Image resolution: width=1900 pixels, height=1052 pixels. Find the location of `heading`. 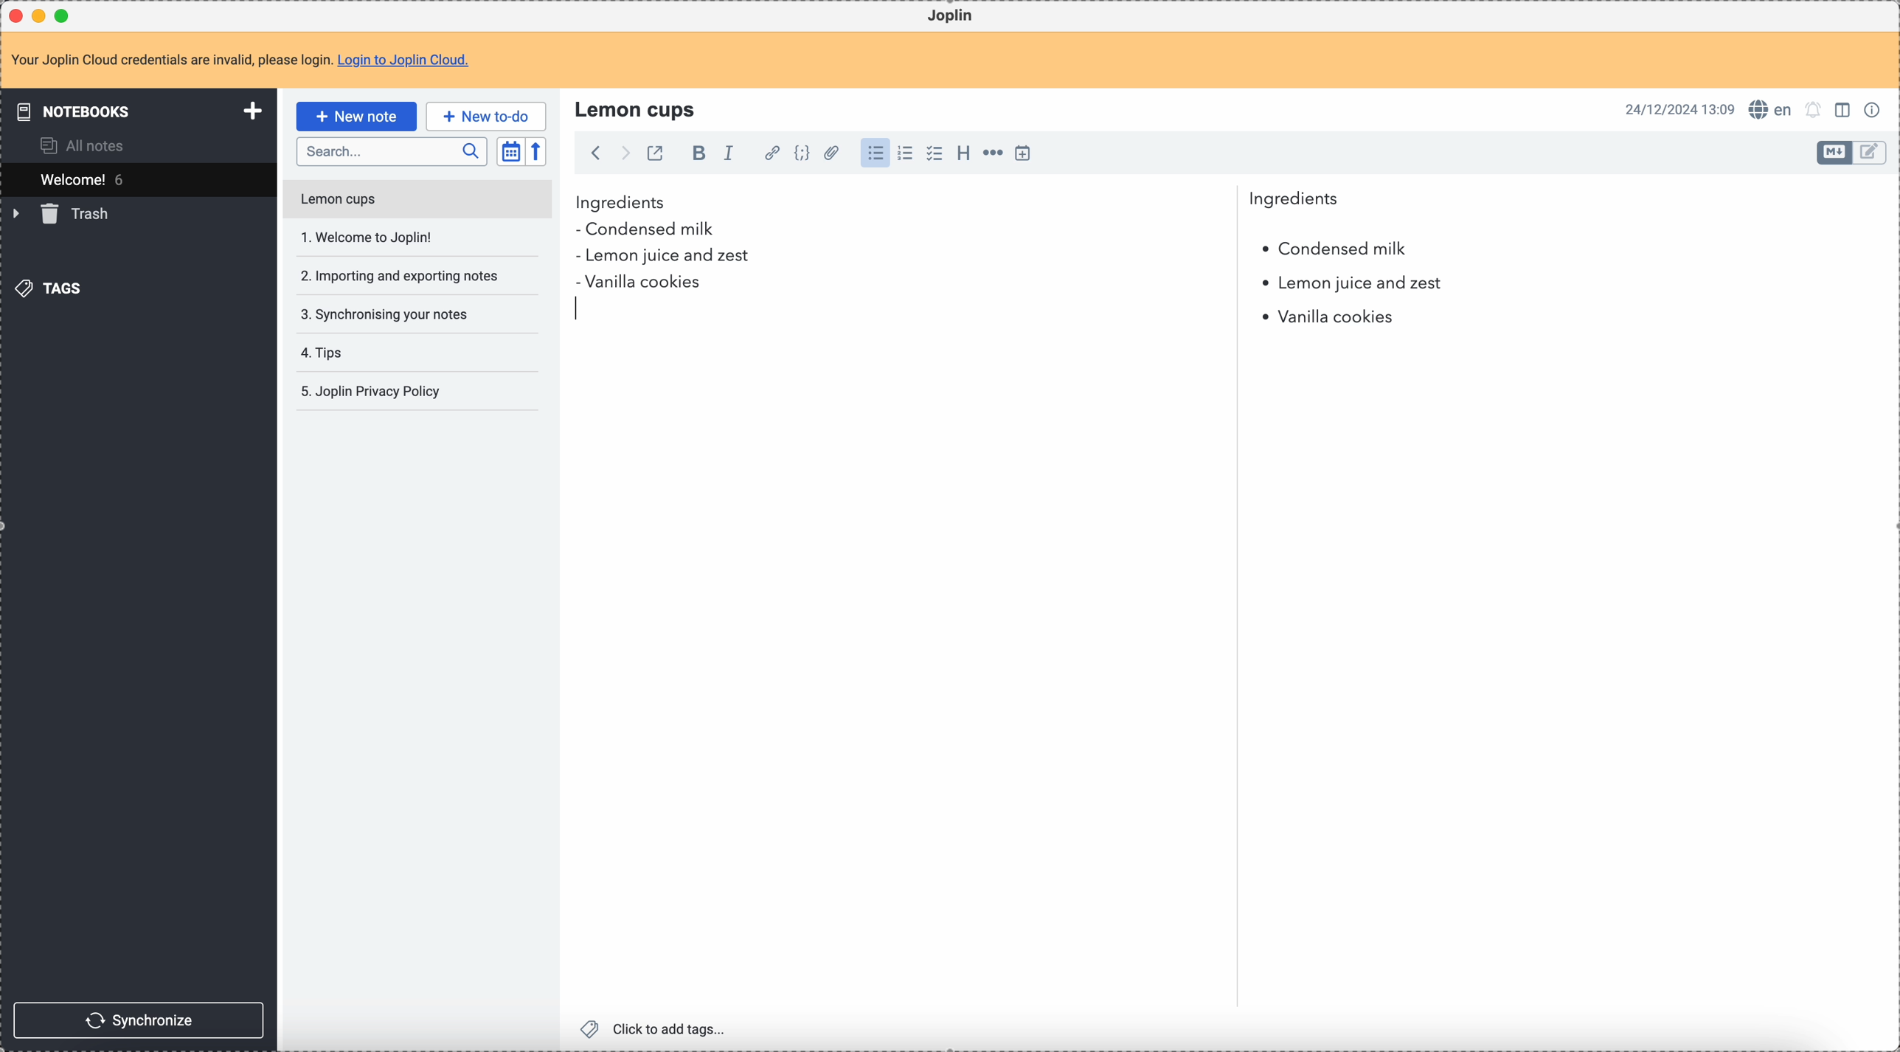

heading is located at coordinates (963, 152).